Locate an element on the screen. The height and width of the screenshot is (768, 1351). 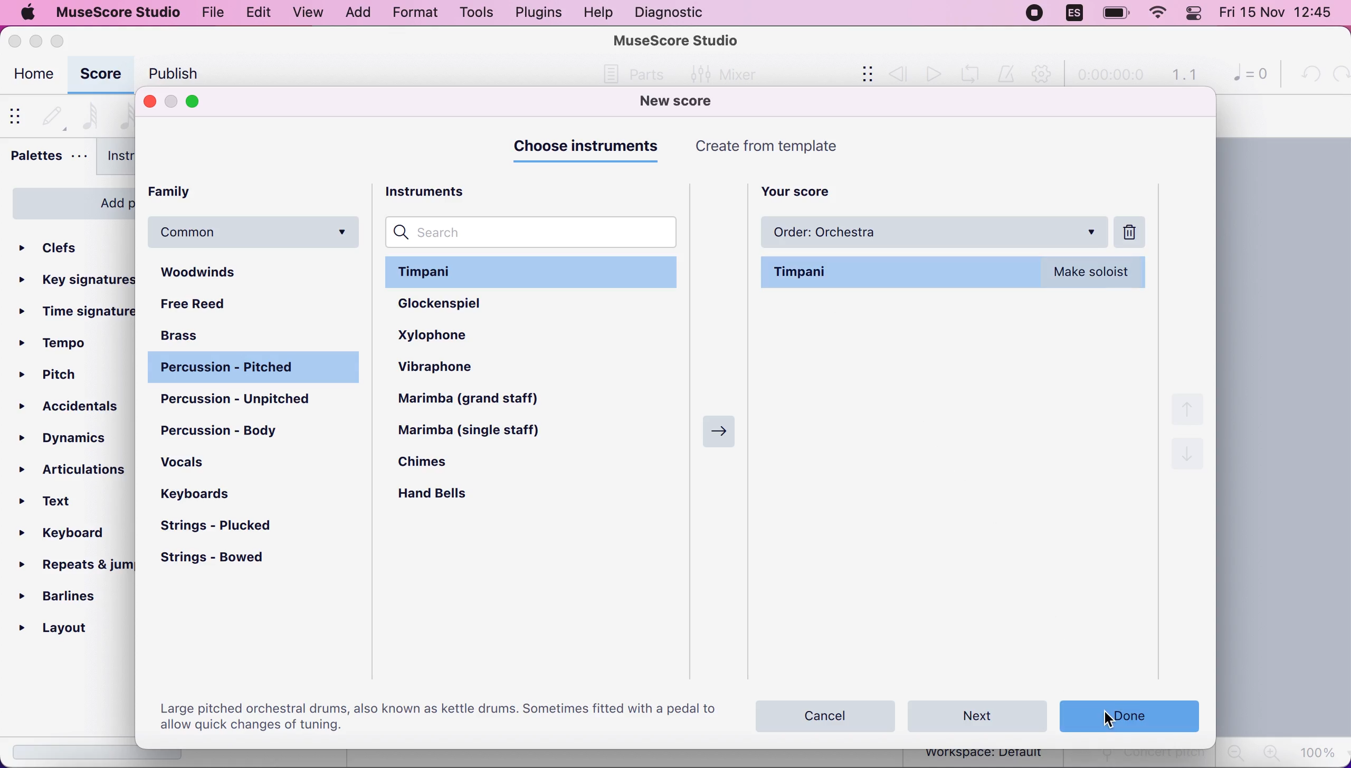
cursor is located at coordinates (1105, 723).